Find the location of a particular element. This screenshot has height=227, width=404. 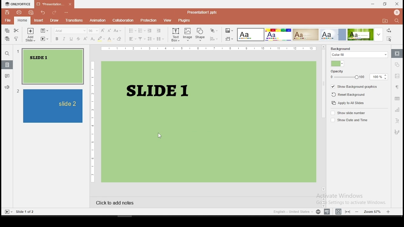

click to add notes is located at coordinates (137, 203).